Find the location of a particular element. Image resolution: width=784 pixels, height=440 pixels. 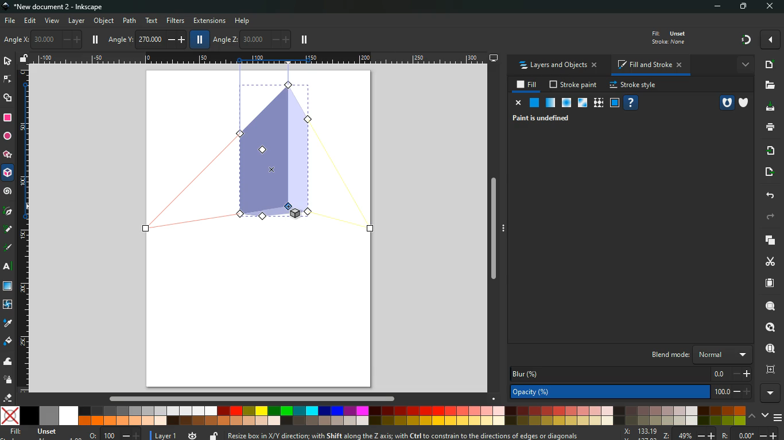

message is located at coordinates (418, 435).